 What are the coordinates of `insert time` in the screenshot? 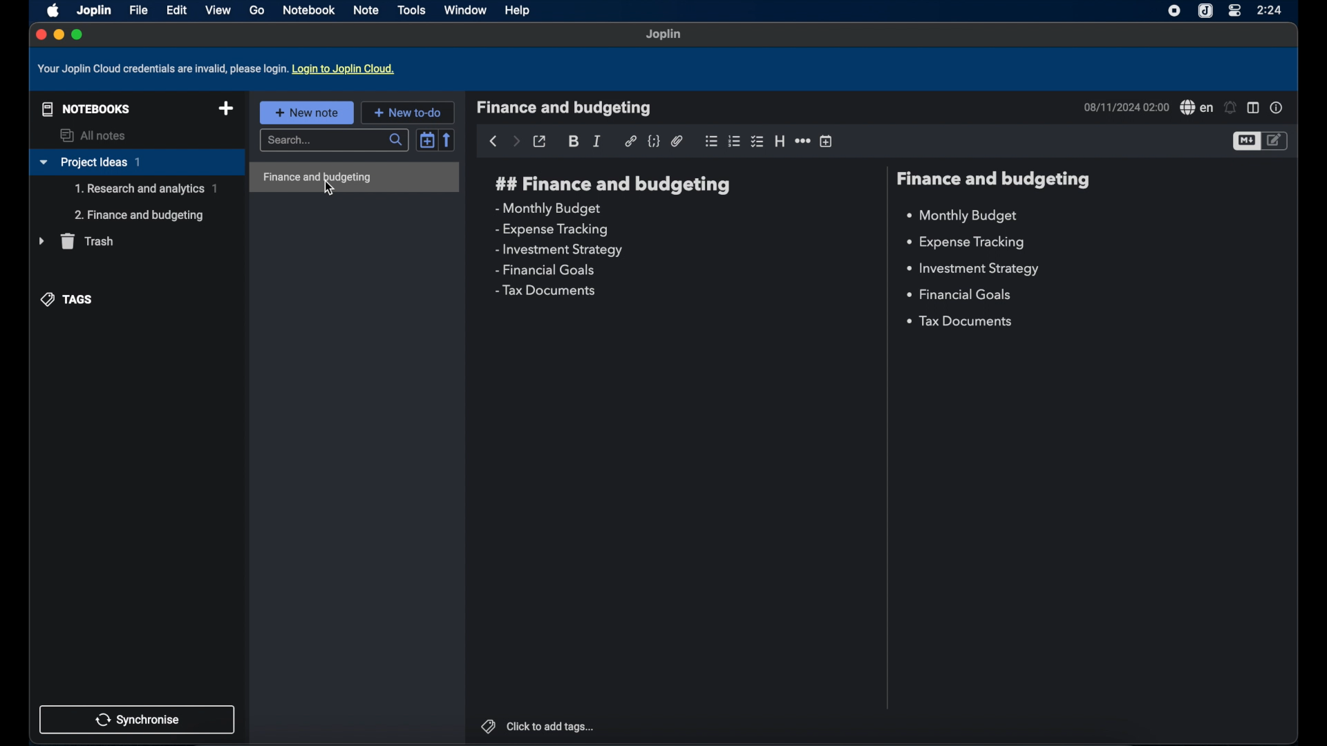 It's located at (827, 142).